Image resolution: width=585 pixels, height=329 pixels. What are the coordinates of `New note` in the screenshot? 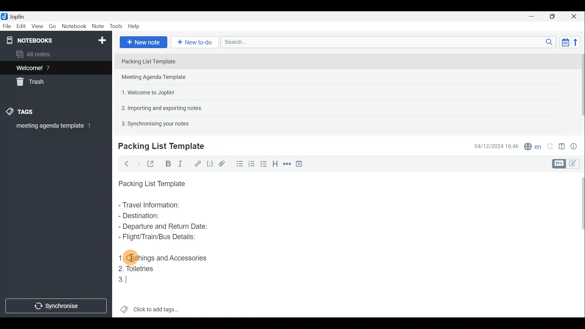 It's located at (143, 41).